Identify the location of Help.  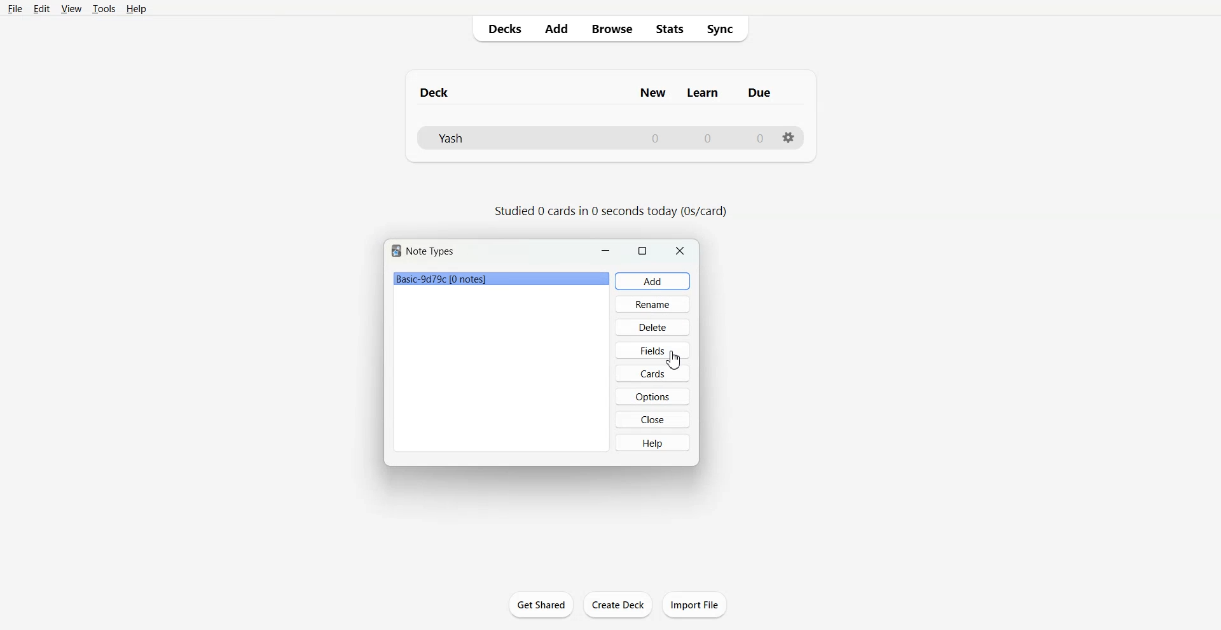
(652, 442).